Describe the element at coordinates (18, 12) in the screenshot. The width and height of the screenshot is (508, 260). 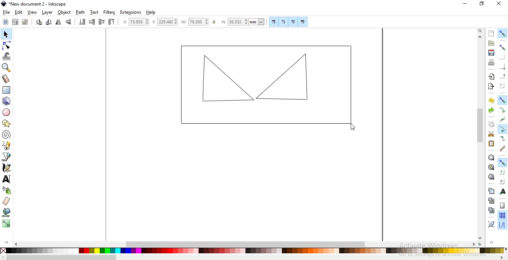
I see `edit` at that location.